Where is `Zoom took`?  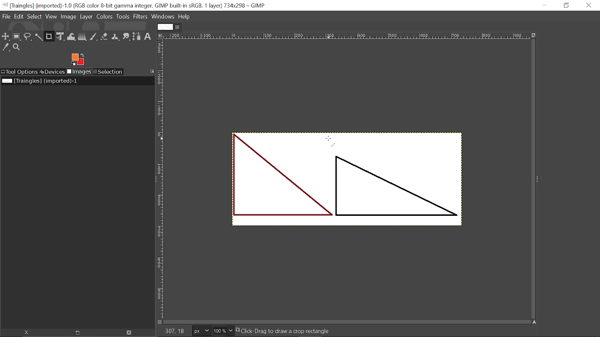 Zoom took is located at coordinates (17, 47).